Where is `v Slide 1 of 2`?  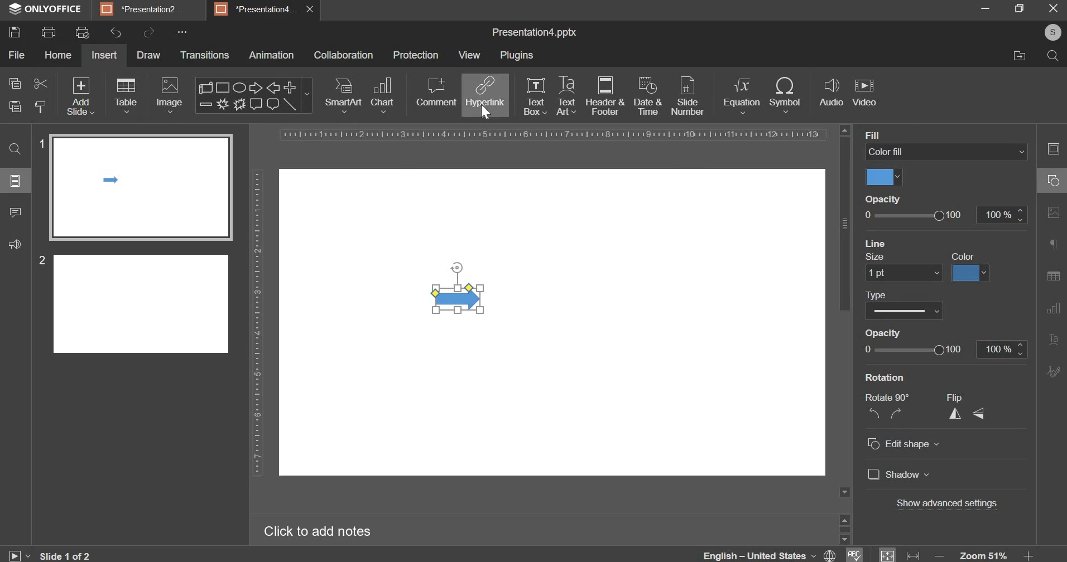 v Slide 1 of 2 is located at coordinates (73, 554).